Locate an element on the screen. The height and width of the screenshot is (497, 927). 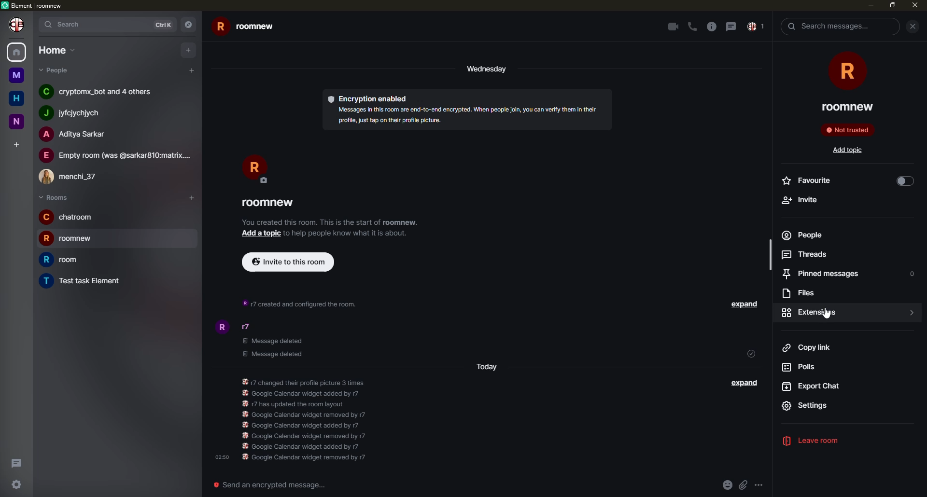
room is located at coordinates (69, 217).